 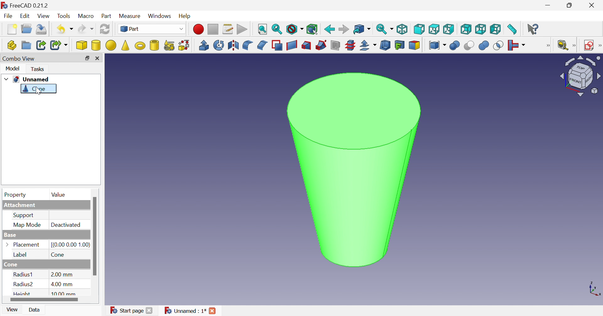 I want to click on What's this?, so click(x=534, y=30).